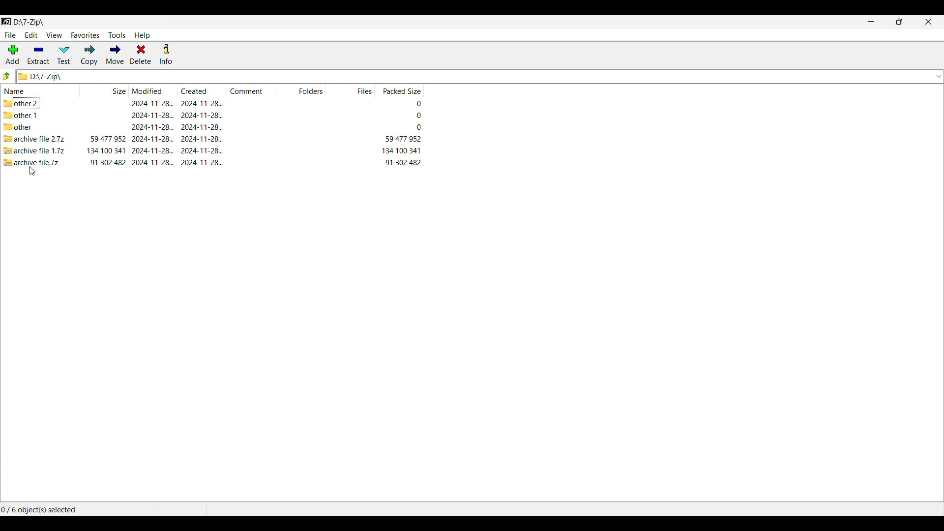  Describe the element at coordinates (203, 90) in the screenshot. I see `Created column` at that location.